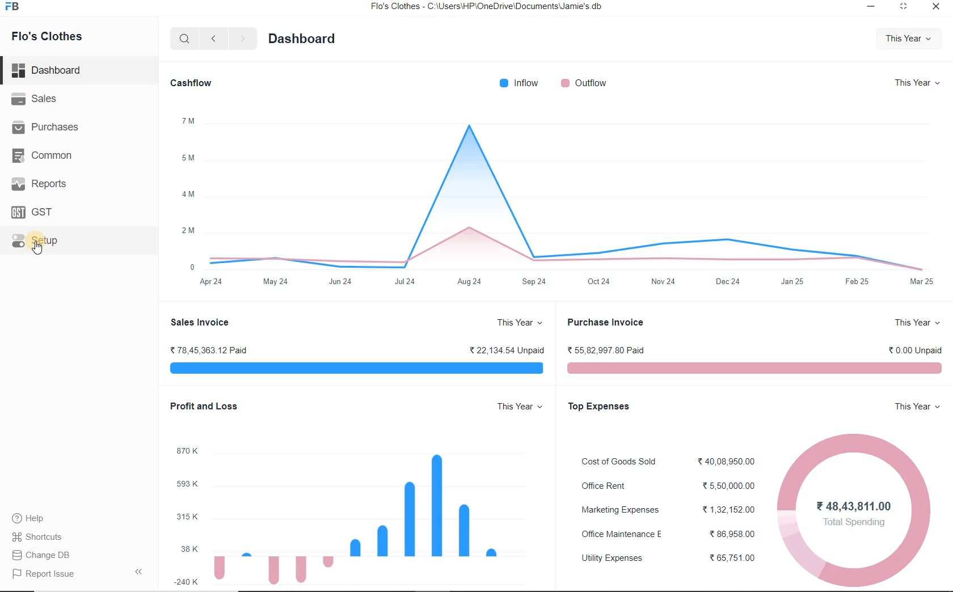 This screenshot has width=953, height=592. What do you see at coordinates (191, 265) in the screenshot?
I see `0` at bounding box center [191, 265].